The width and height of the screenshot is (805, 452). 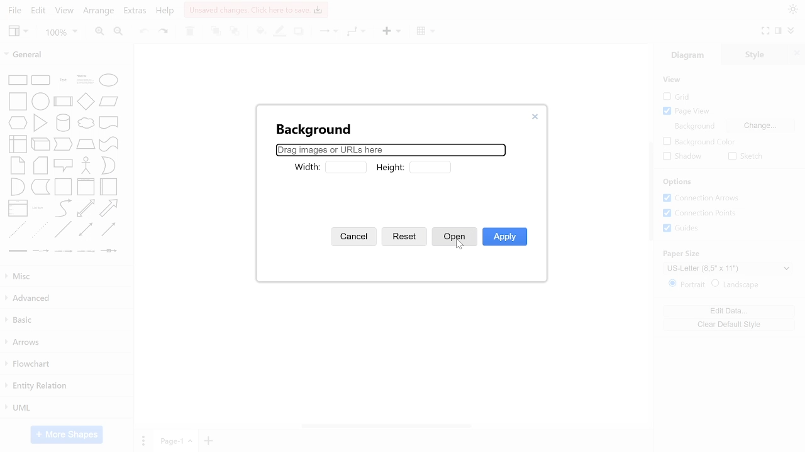 What do you see at coordinates (16, 251) in the screenshot?
I see `general shapes` at bounding box center [16, 251].